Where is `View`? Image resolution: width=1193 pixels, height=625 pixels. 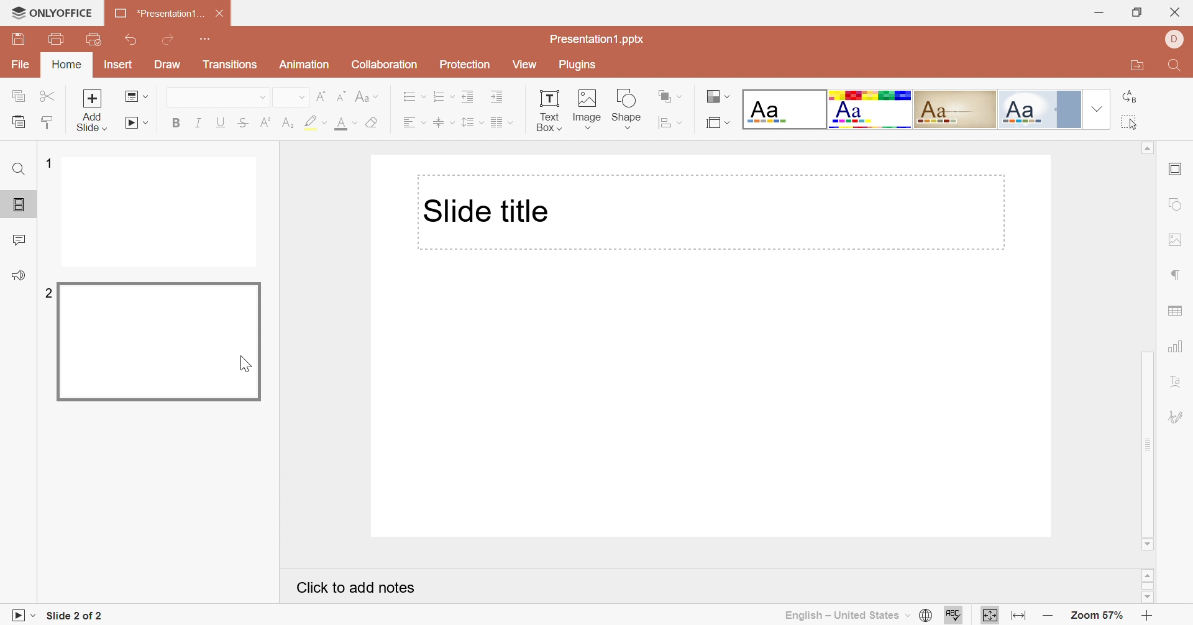 View is located at coordinates (524, 64).